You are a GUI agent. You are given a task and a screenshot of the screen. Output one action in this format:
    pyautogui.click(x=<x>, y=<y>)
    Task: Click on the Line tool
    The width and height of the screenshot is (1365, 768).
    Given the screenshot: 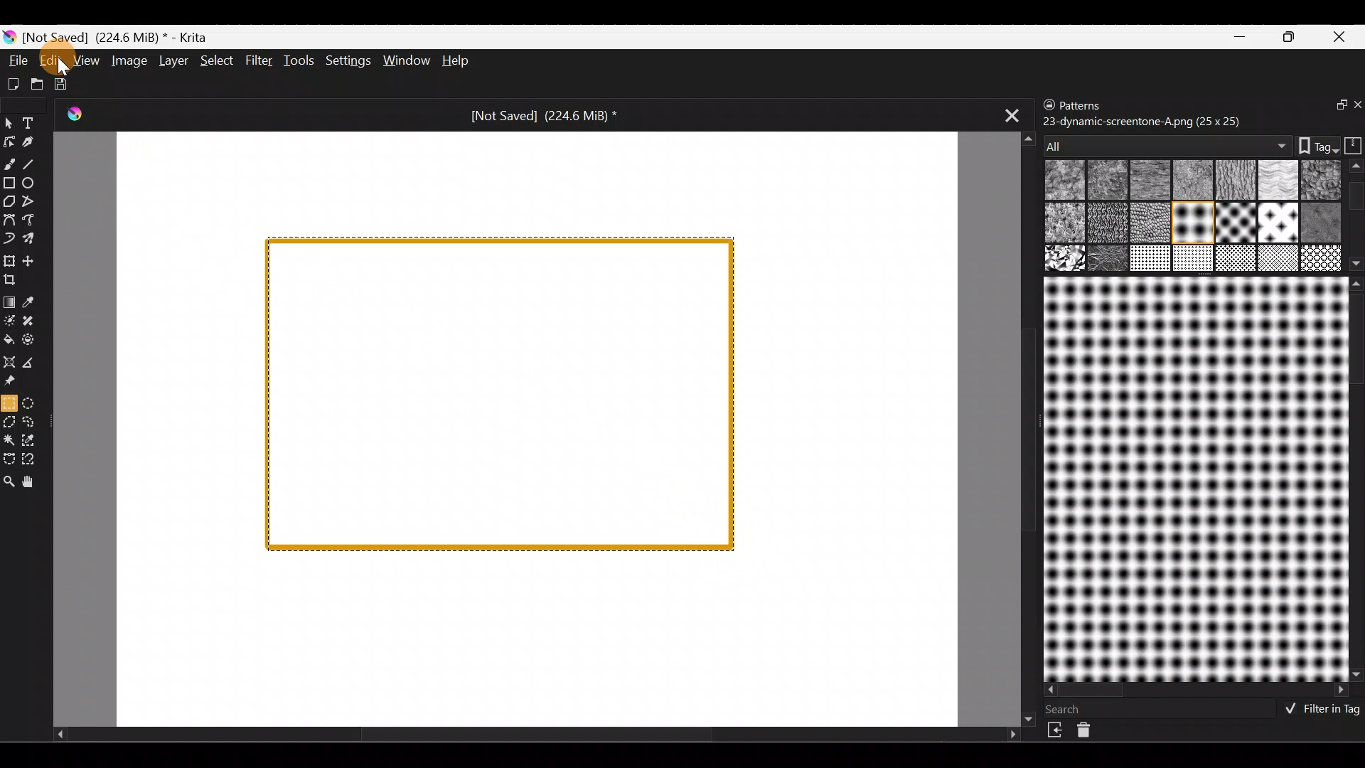 What is the action you would take?
    pyautogui.click(x=36, y=164)
    